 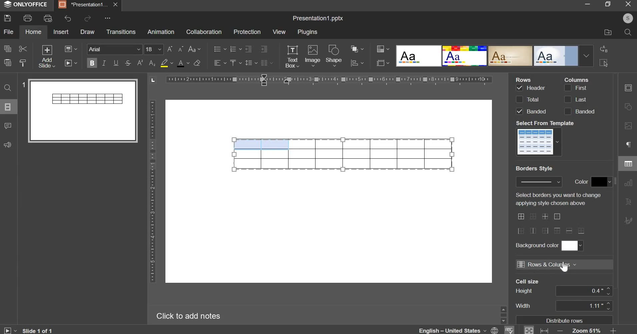 What do you see at coordinates (540, 141) in the screenshot?
I see `template` at bounding box center [540, 141].